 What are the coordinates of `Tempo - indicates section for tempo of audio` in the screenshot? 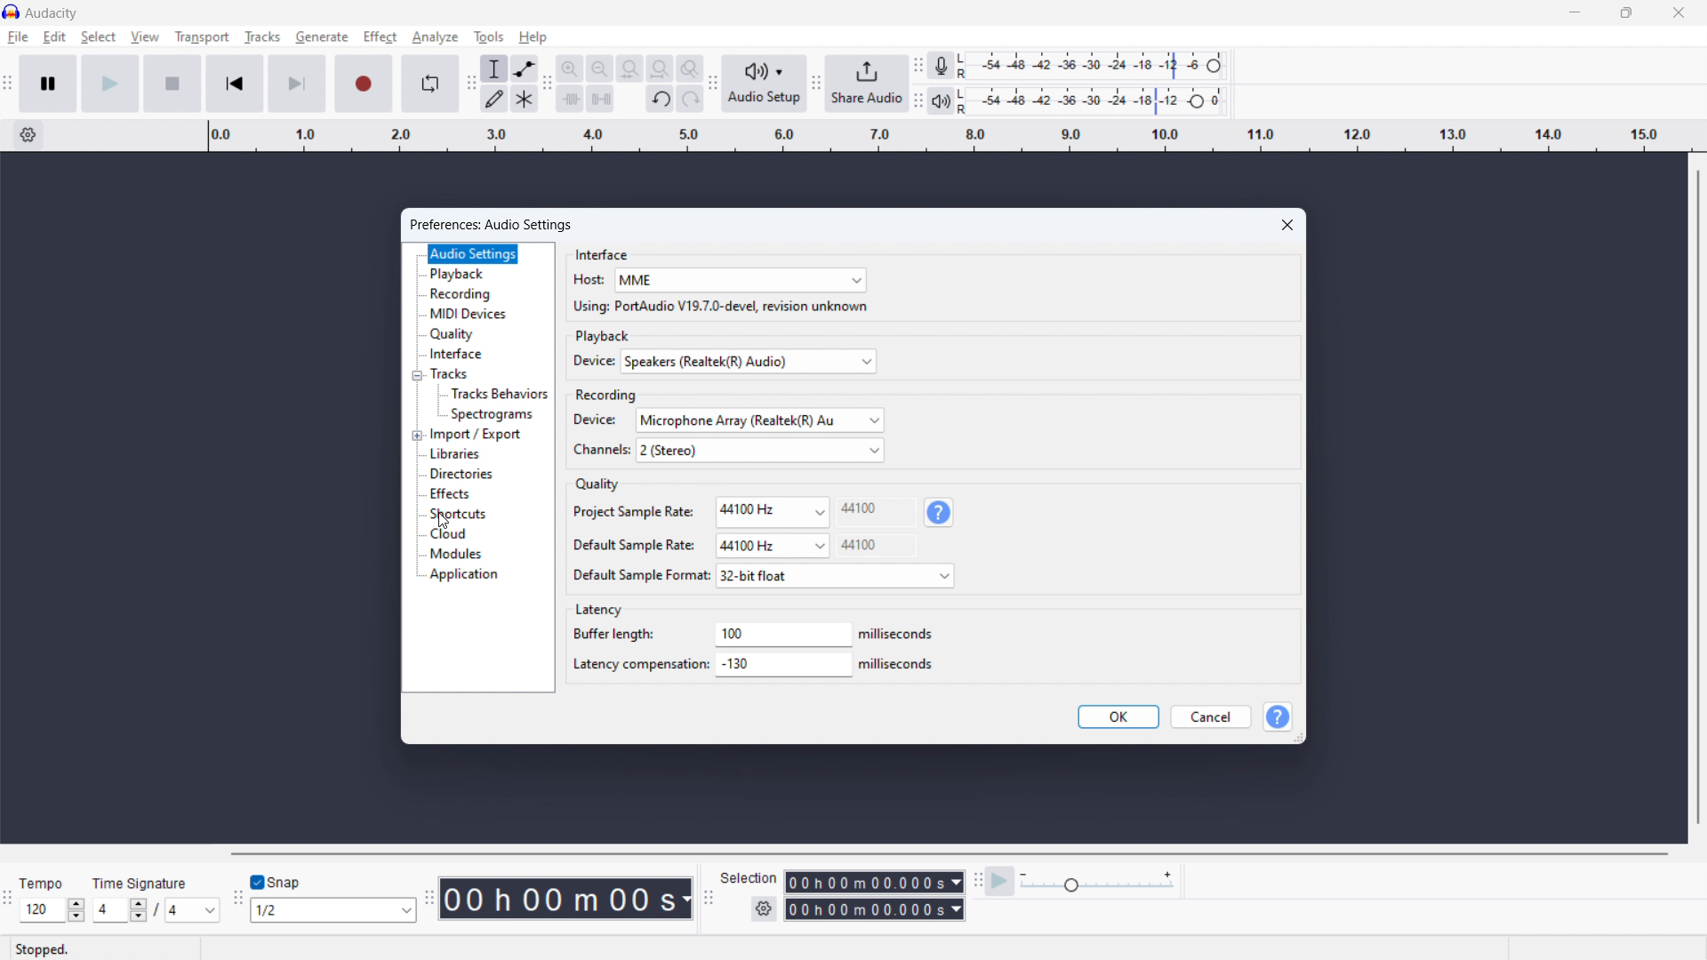 It's located at (41, 883).